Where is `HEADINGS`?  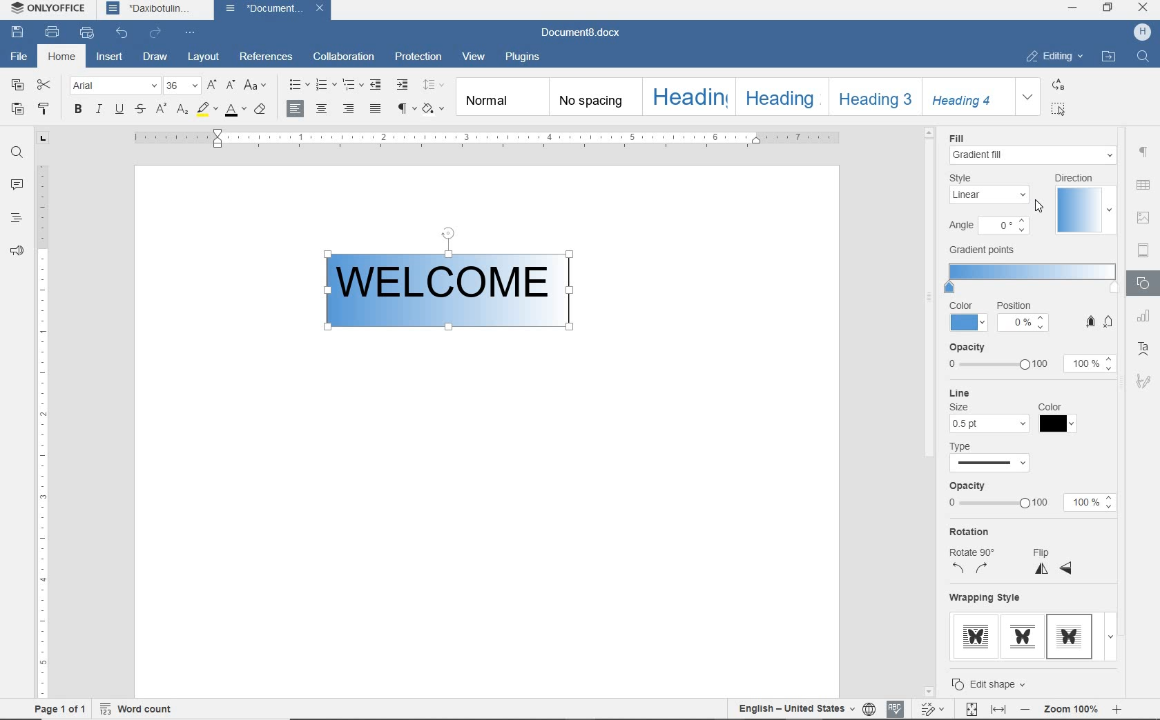 HEADINGS is located at coordinates (18, 217).